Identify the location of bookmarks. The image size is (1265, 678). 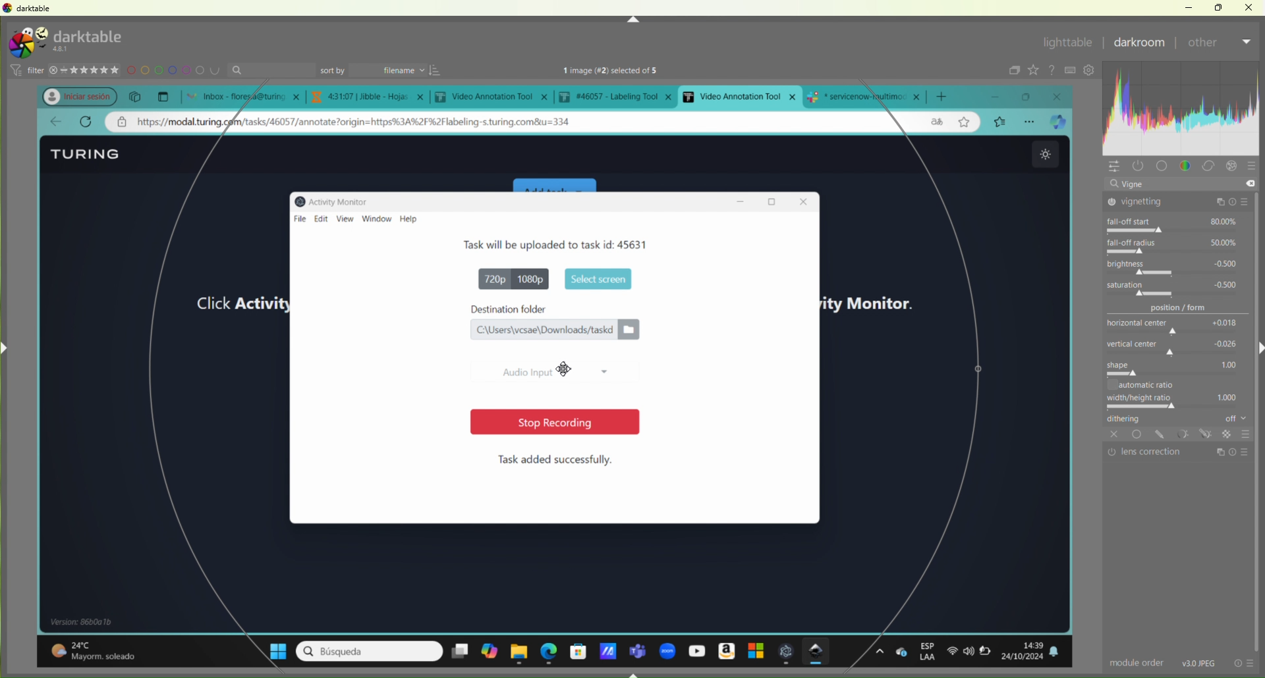
(1000, 121).